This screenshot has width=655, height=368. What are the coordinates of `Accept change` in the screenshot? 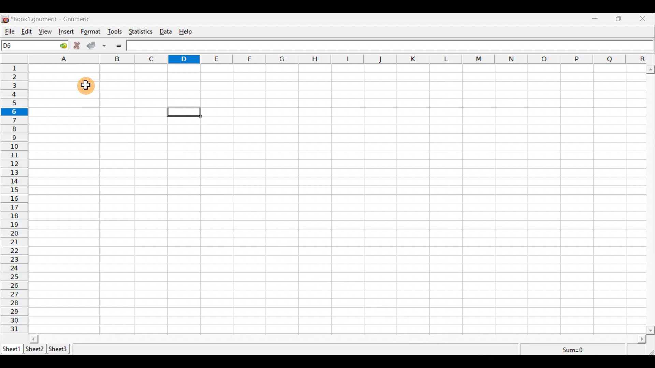 It's located at (92, 46).